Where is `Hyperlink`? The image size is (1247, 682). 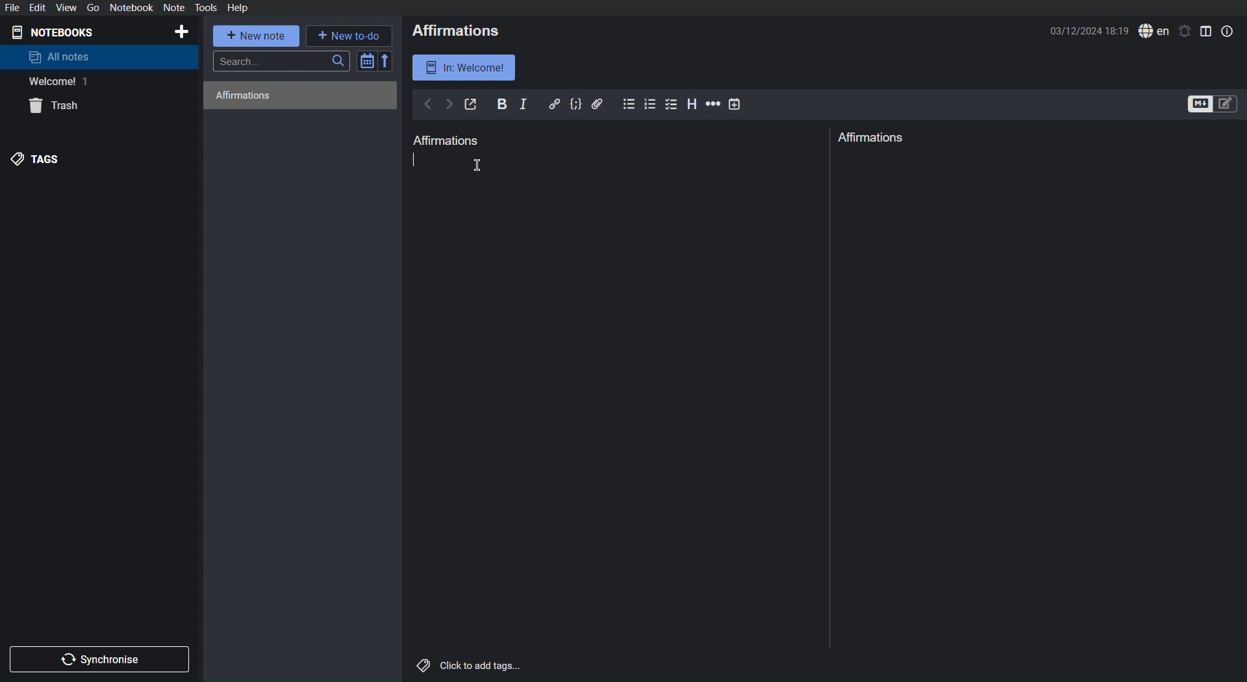 Hyperlink is located at coordinates (555, 104).